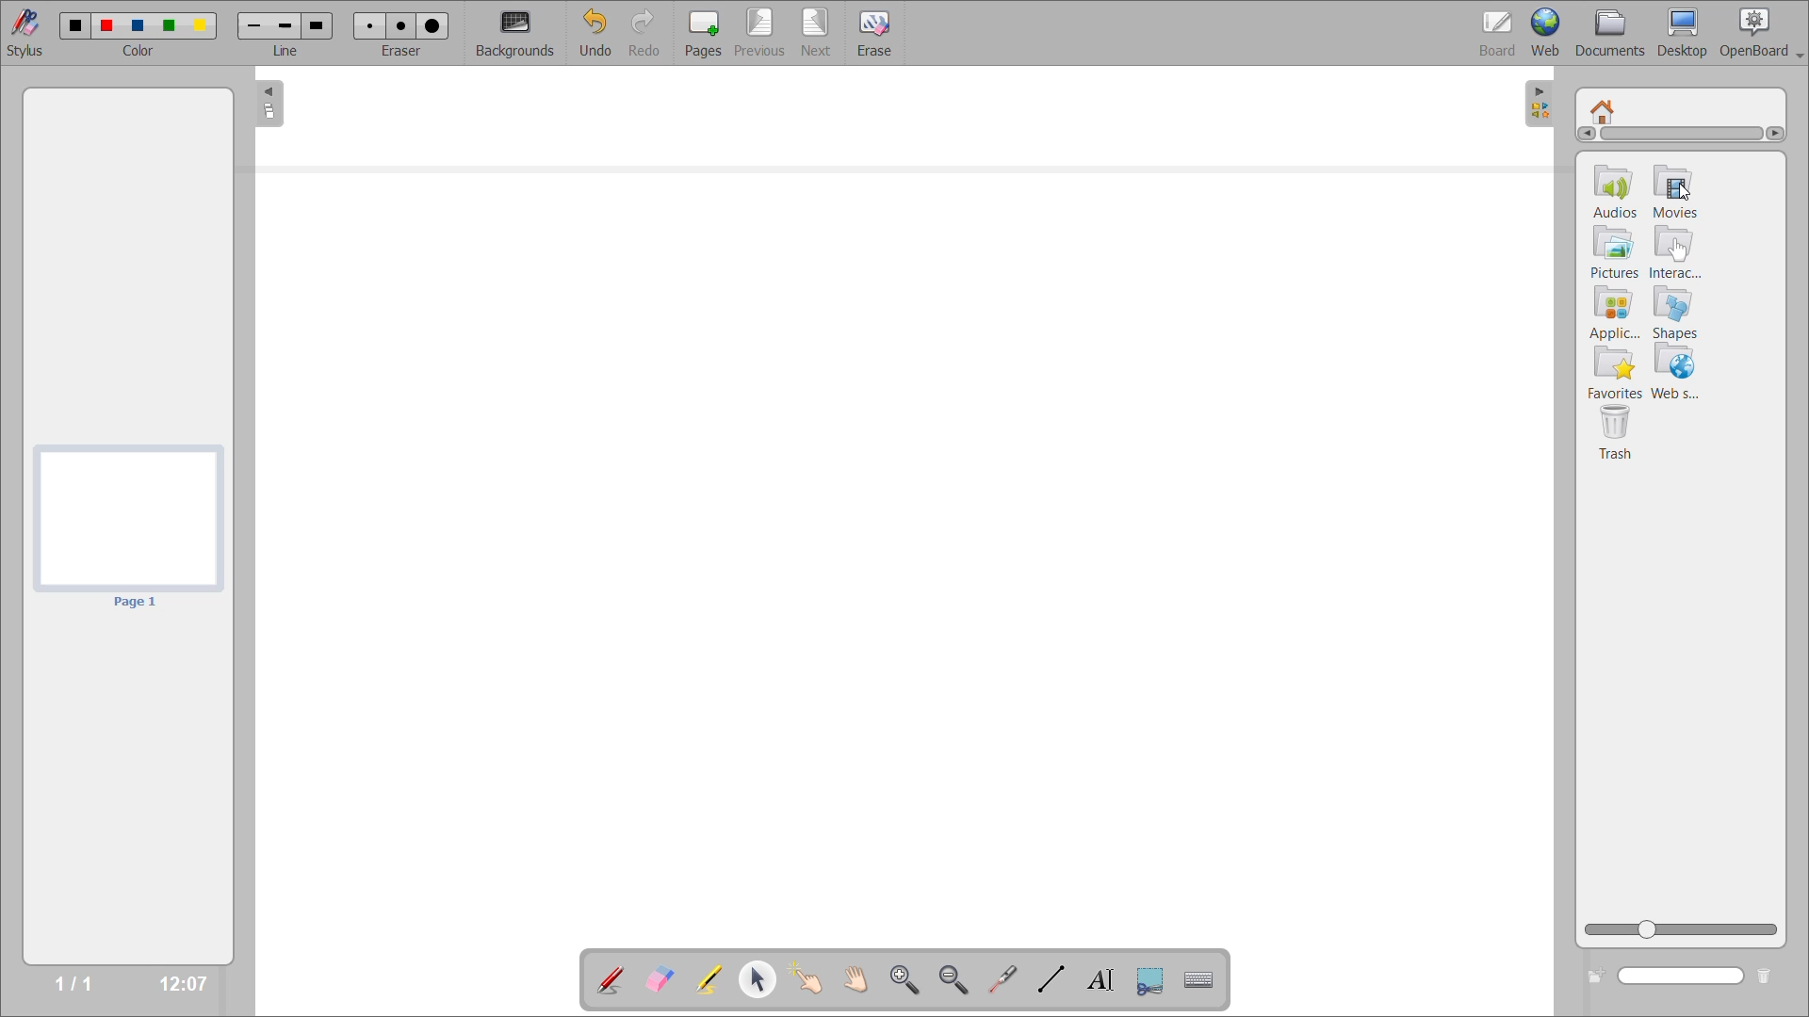 This screenshot has width=1809, height=1017. What do you see at coordinates (320, 27) in the screenshot?
I see `Large line` at bounding box center [320, 27].